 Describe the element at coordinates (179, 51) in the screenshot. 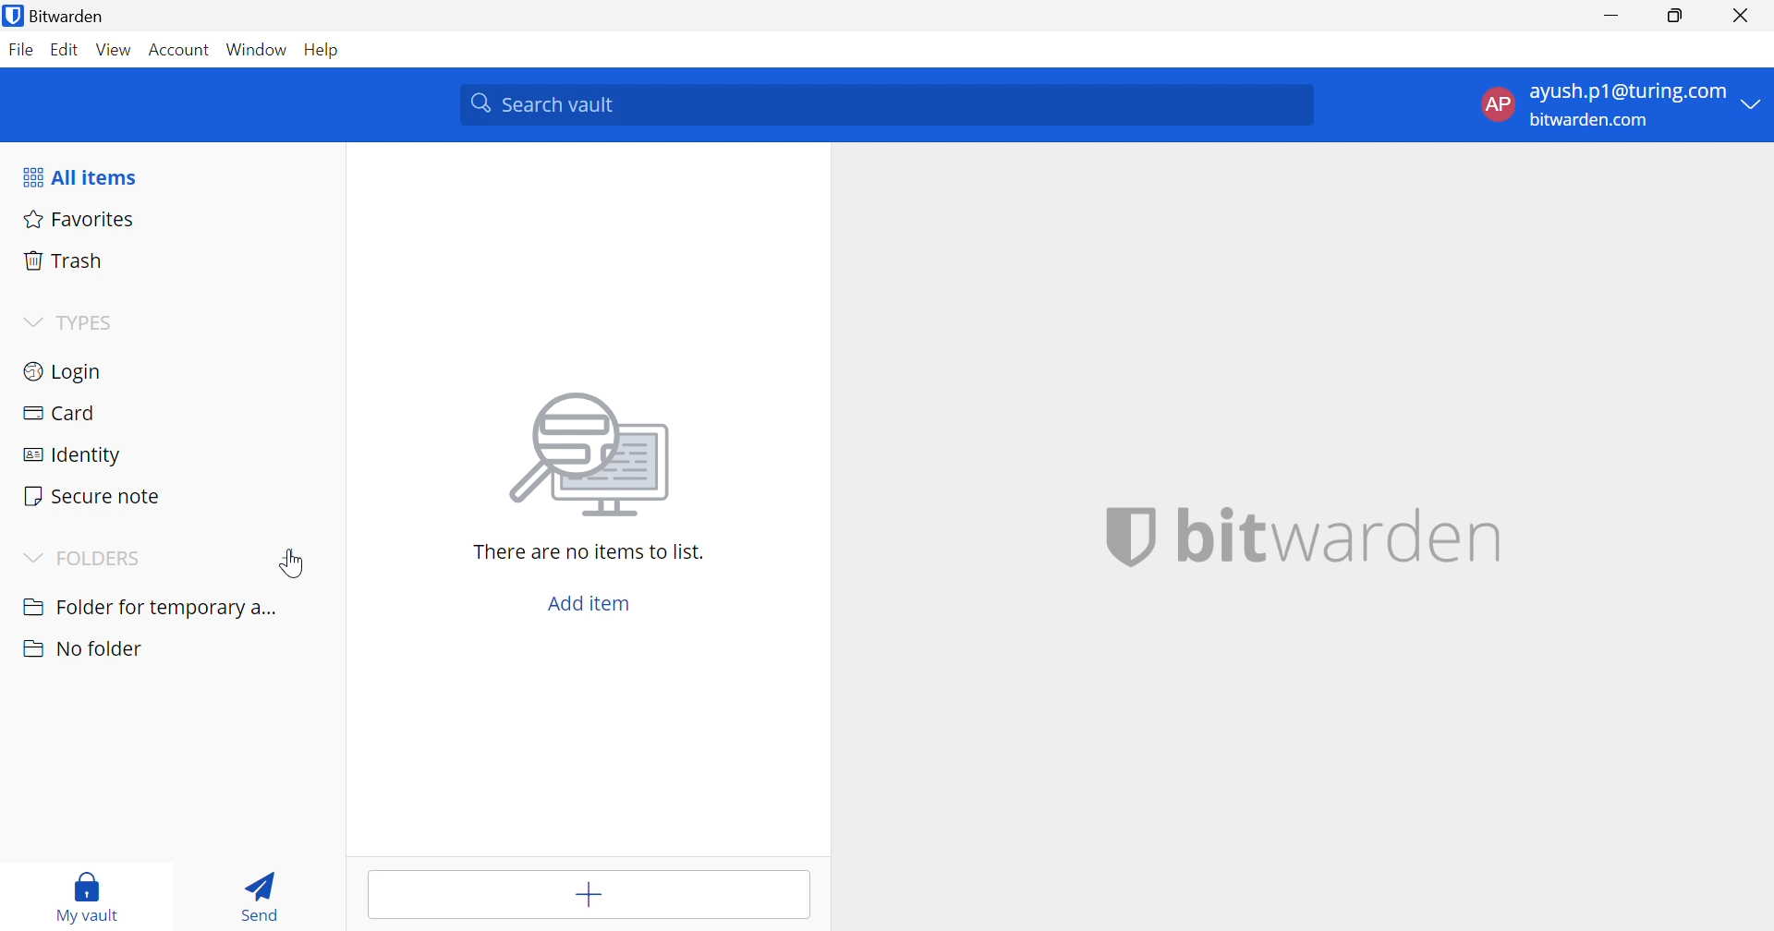

I see `Account` at that location.